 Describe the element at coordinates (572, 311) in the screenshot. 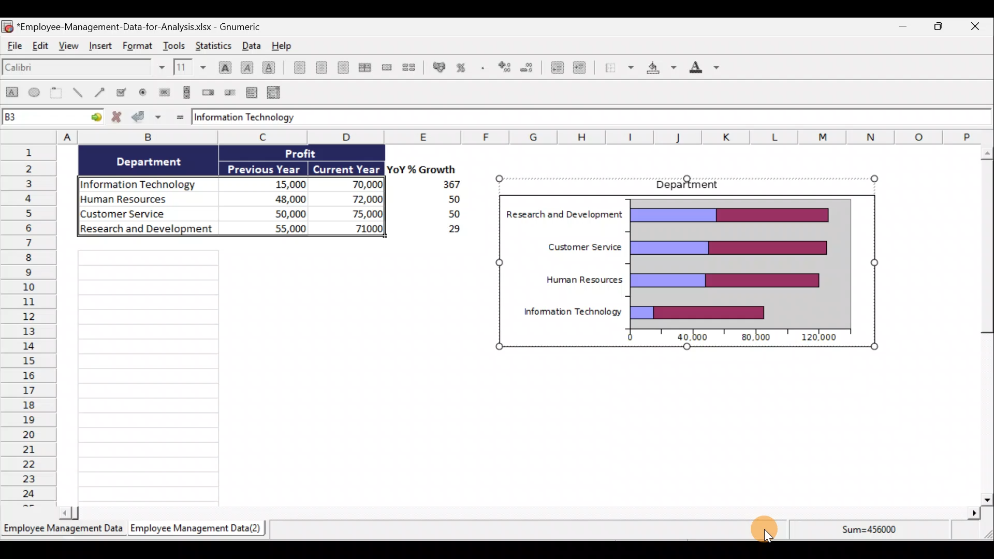

I see `Information Technology` at that location.